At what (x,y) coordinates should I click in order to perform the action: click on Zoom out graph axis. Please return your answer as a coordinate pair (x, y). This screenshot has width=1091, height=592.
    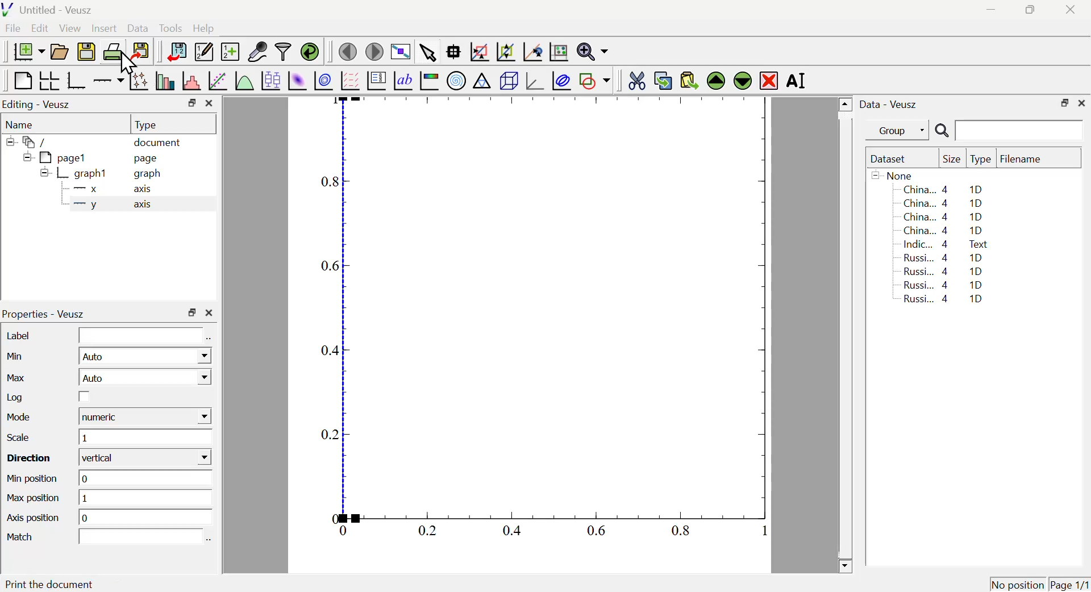
    Looking at the image, I should click on (505, 51).